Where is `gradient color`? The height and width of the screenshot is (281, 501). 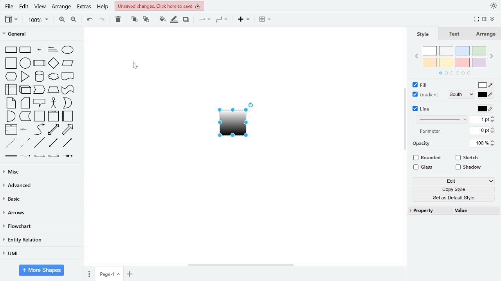 gradient color is located at coordinates (486, 94).